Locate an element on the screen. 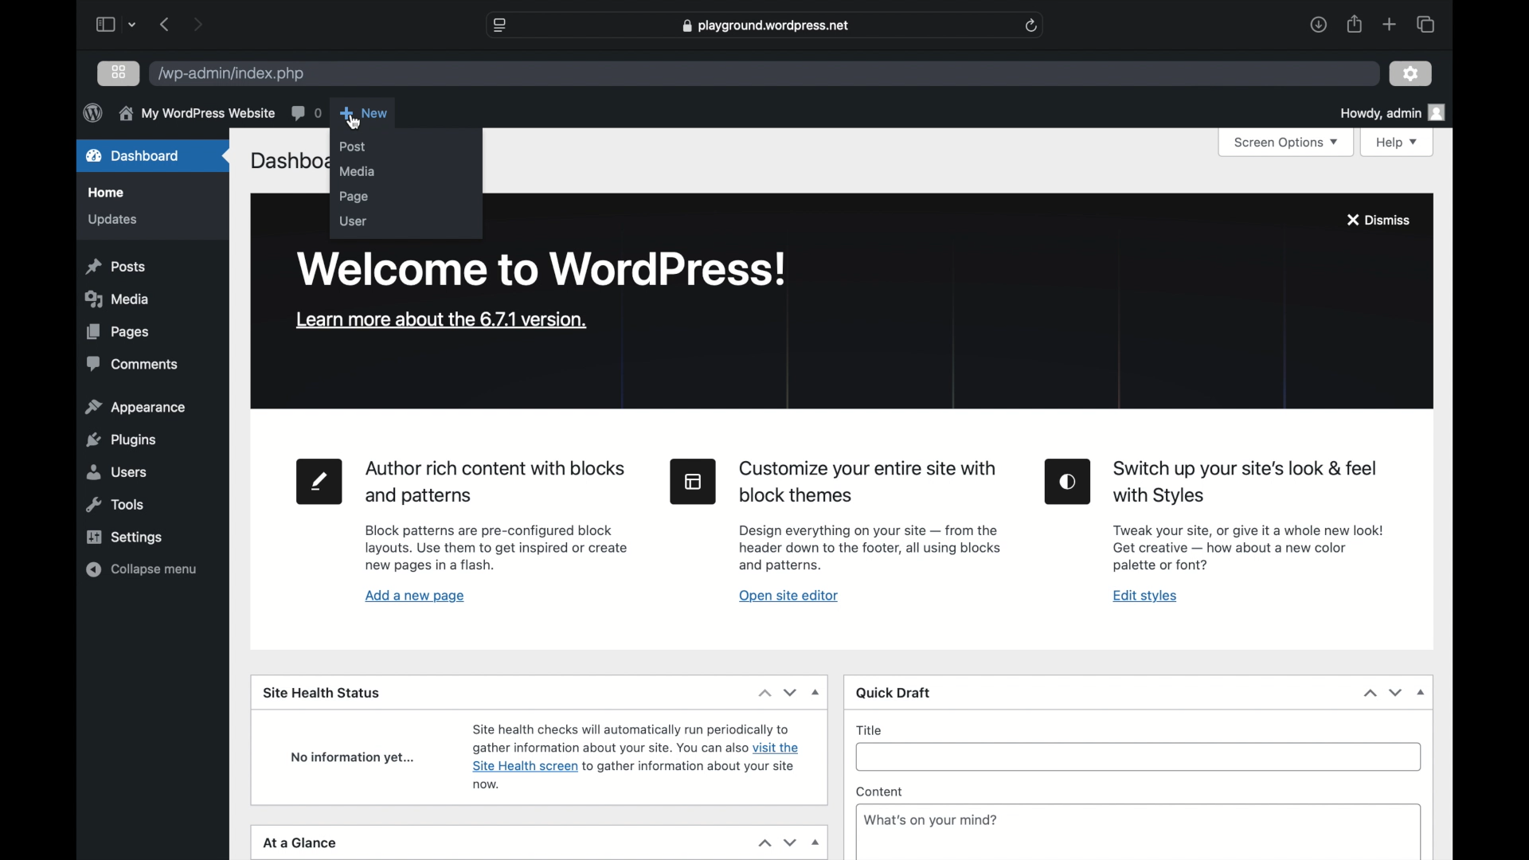  user is located at coordinates (354, 221).